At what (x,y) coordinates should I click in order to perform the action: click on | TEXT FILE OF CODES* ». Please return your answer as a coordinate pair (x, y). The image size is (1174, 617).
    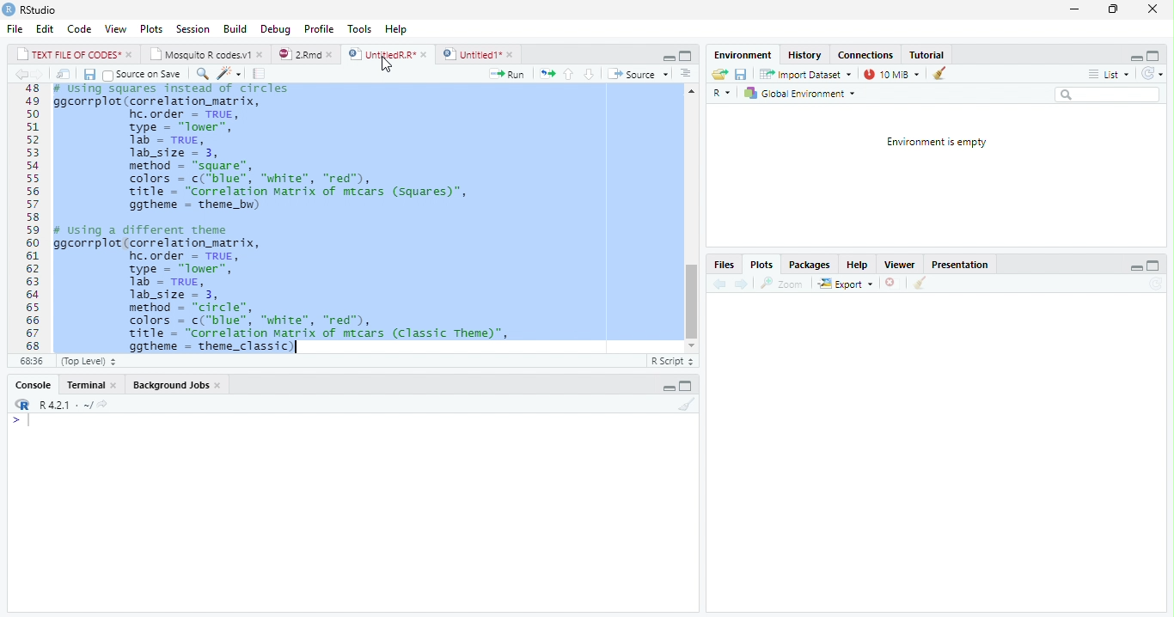
    Looking at the image, I should click on (76, 54).